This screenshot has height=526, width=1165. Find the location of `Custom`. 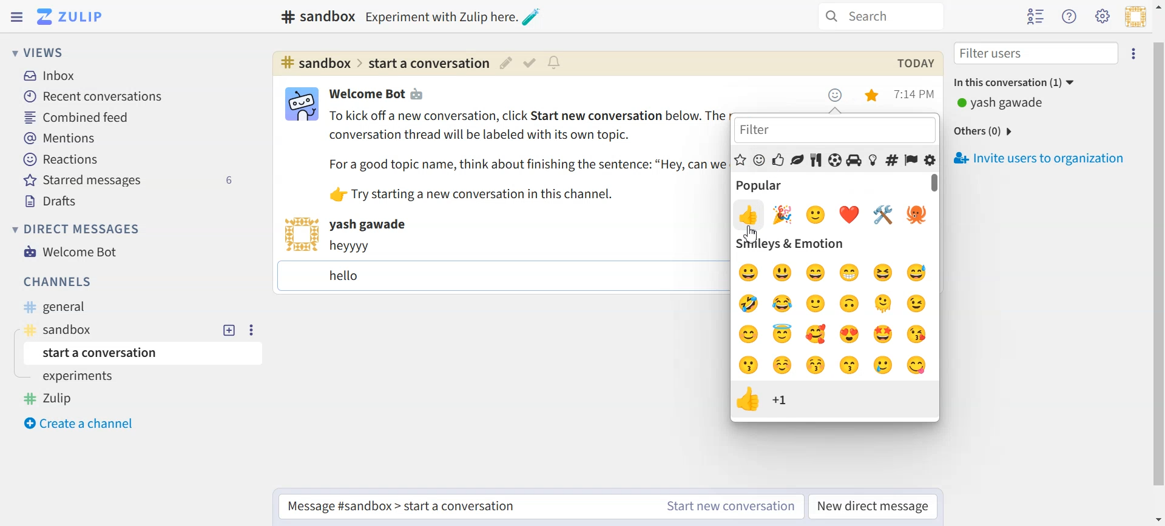

Custom is located at coordinates (930, 161).